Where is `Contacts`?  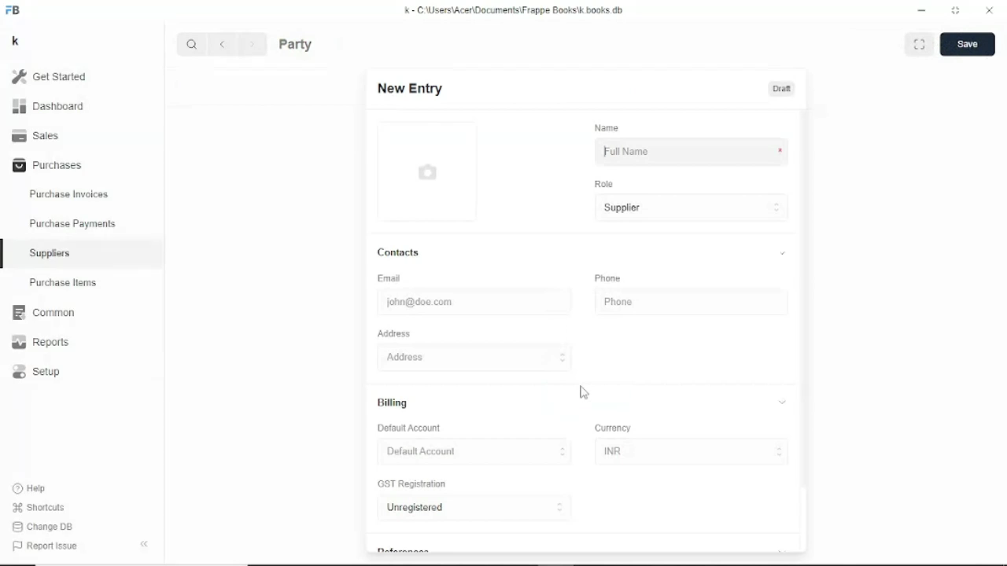
Contacts is located at coordinates (584, 252).